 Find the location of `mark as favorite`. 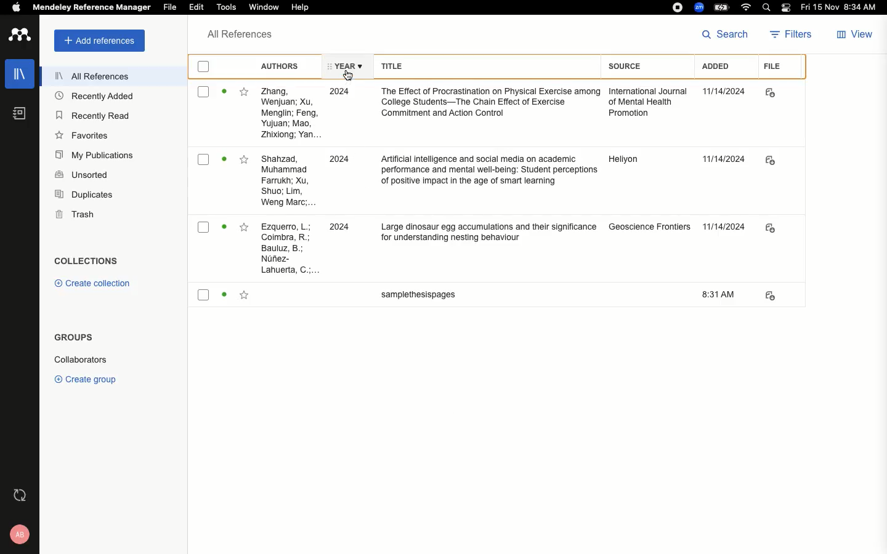

mark as favorite is located at coordinates (244, 94).